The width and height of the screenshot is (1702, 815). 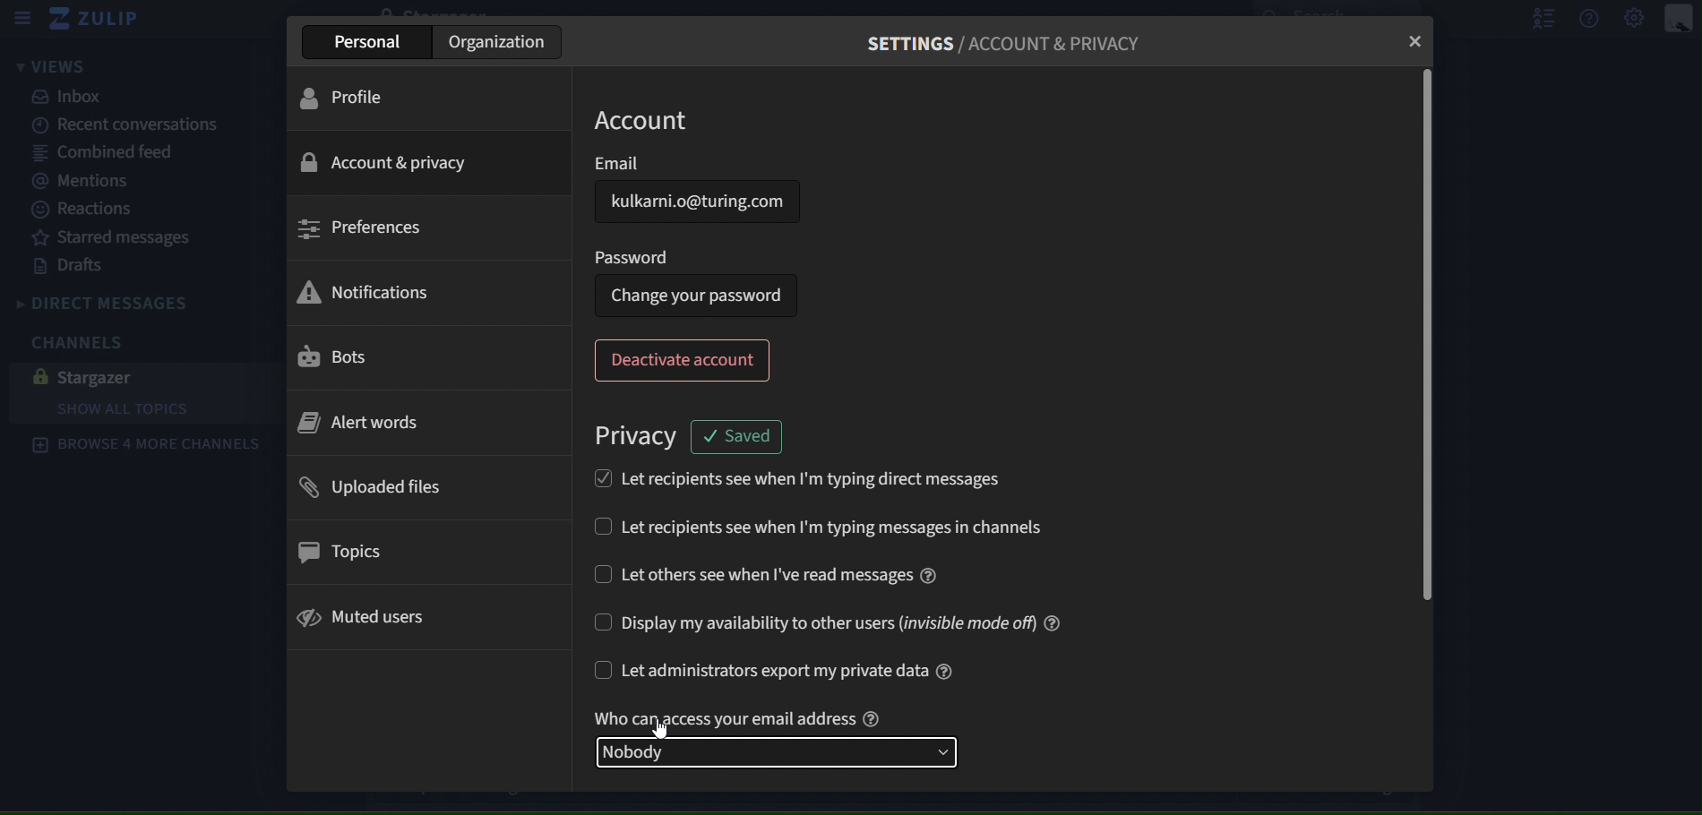 What do you see at coordinates (371, 488) in the screenshot?
I see `uploaded files` at bounding box center [371, 488].